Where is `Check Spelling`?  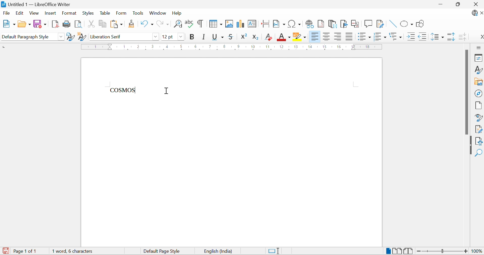 Check Spelling is located at coordinates (189, 24).